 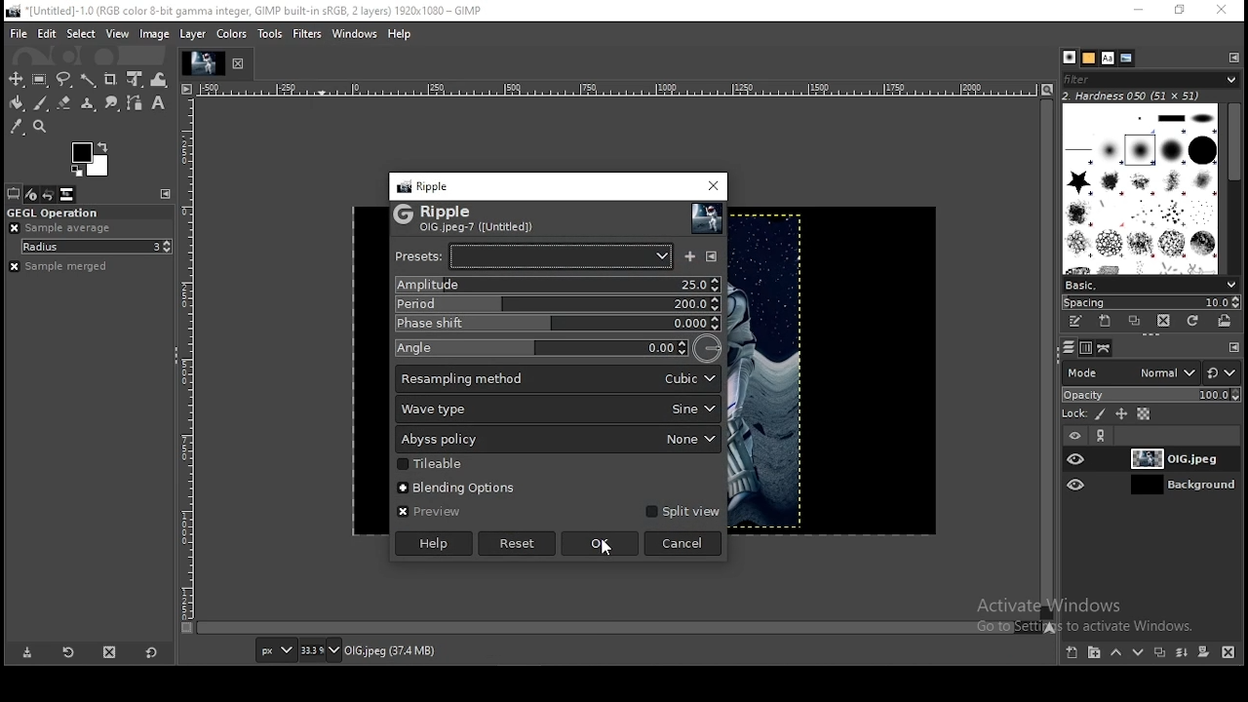 What do you see at coordinates (1072, 413) in the screenshot?
I see `lock:` at bounding box center [1072, 413].